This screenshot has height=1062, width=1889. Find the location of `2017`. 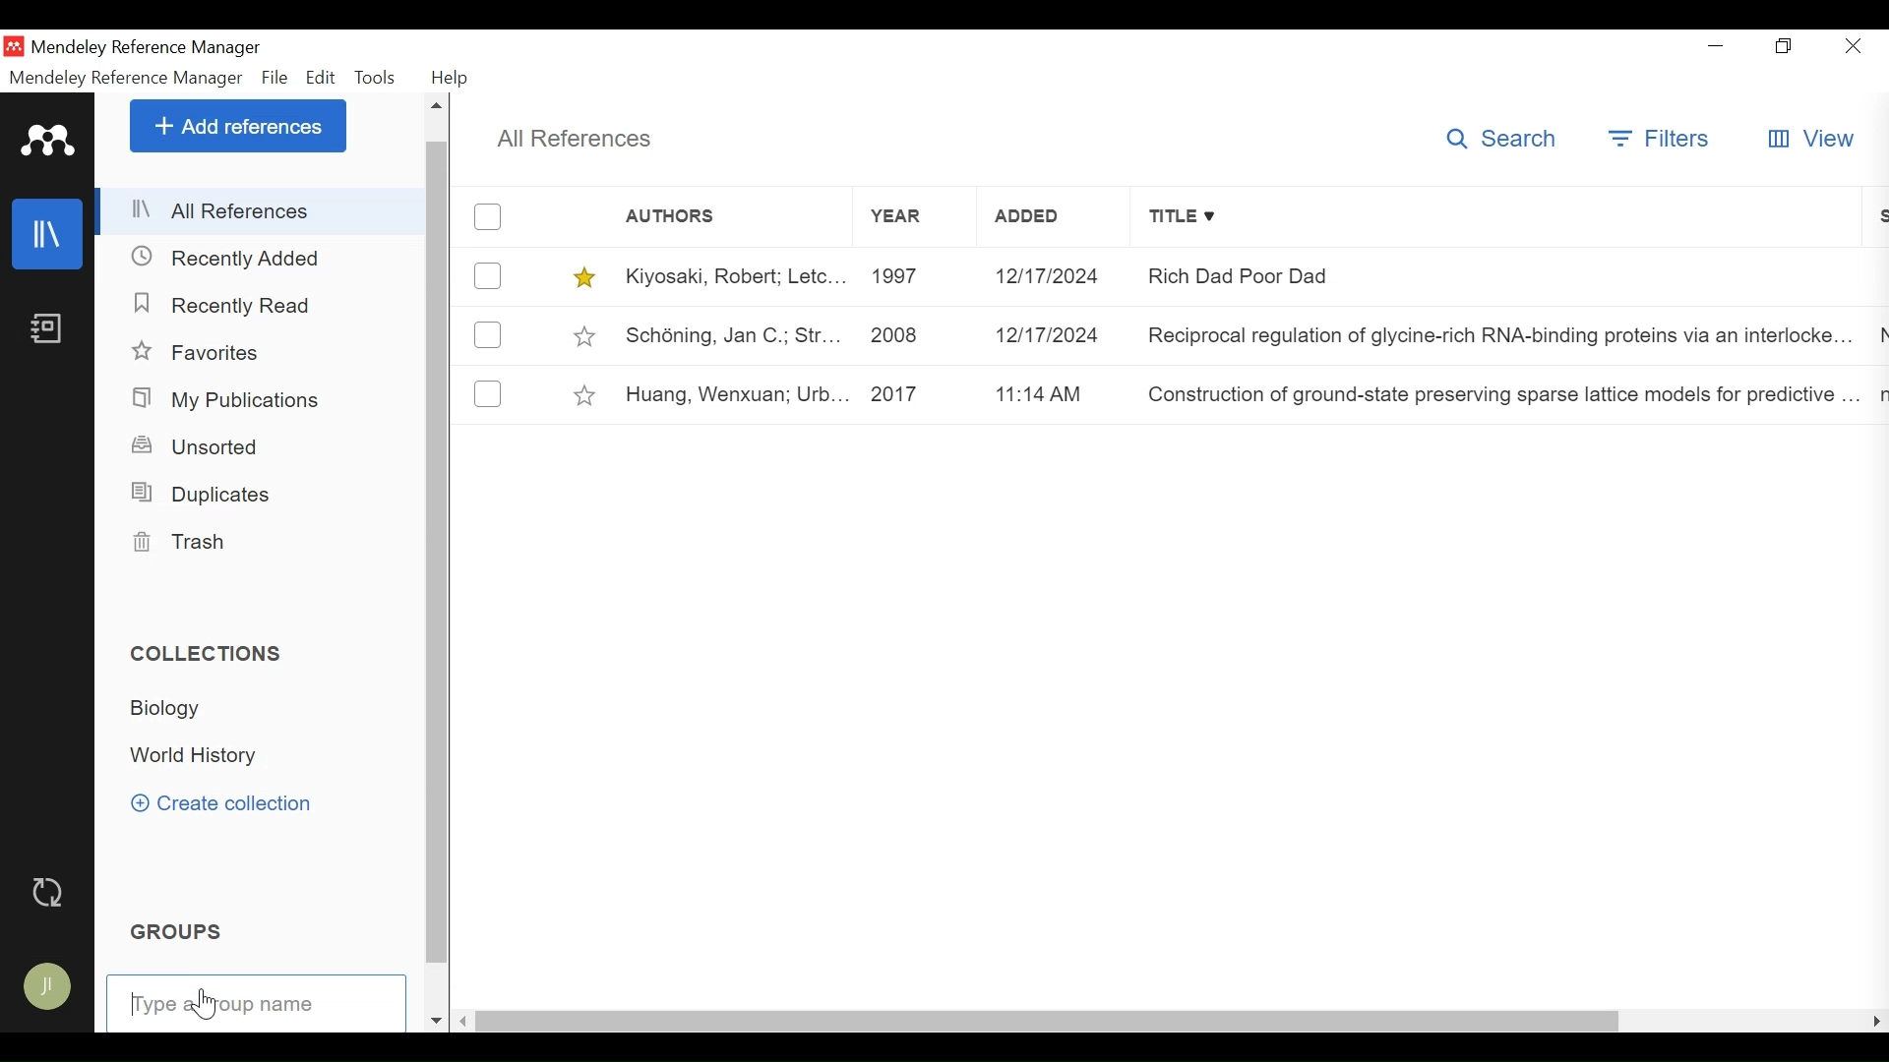

2017 is located at coordinates (916, 394).